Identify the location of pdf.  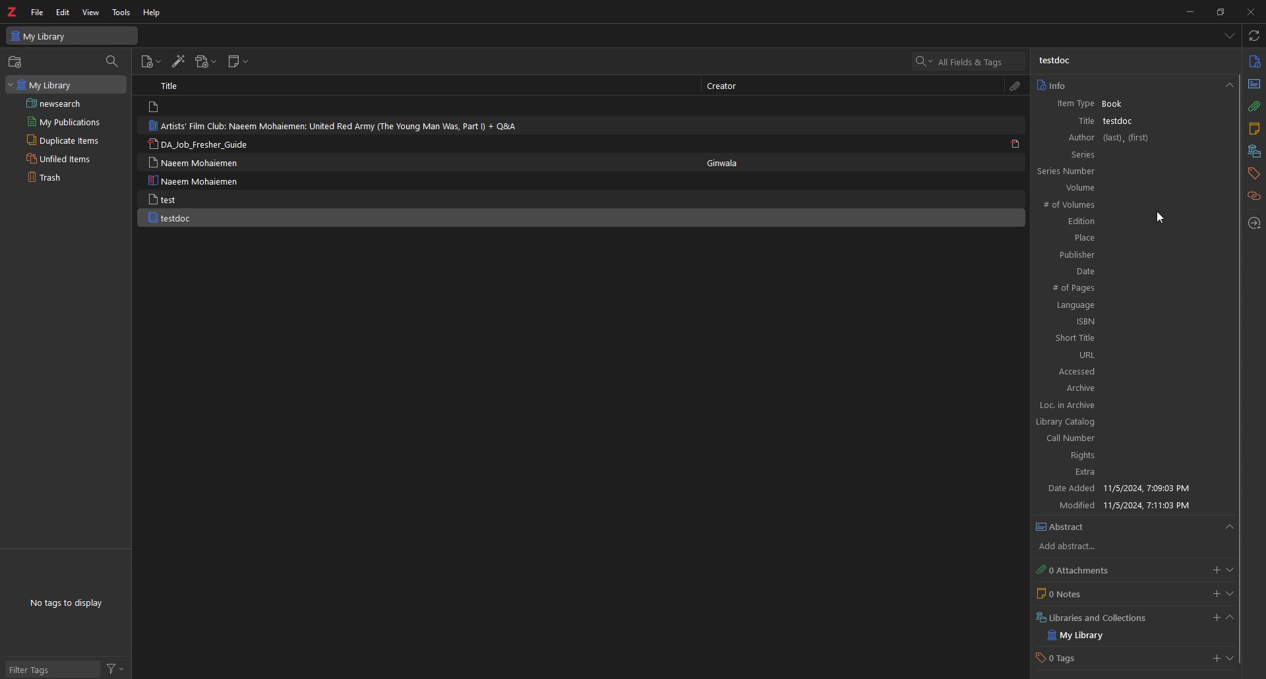
(1017, 144).